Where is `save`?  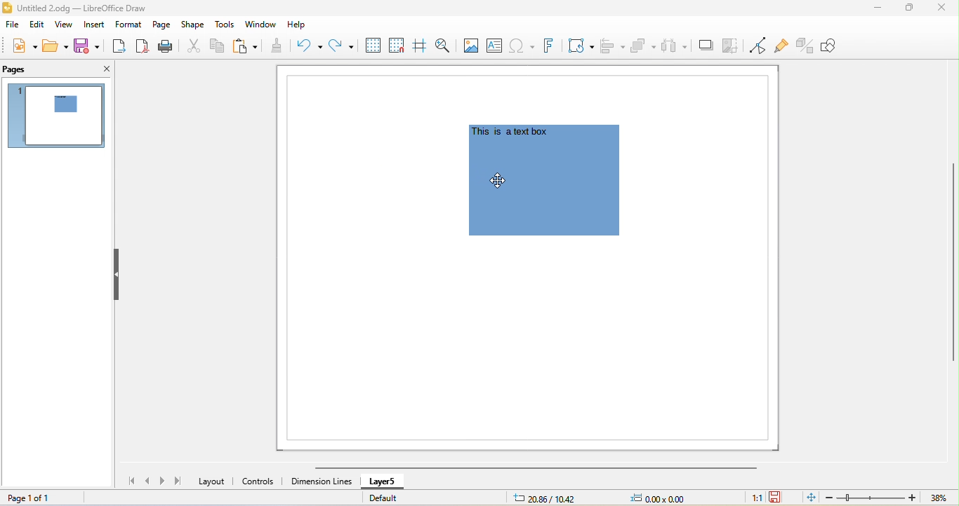
save is located at coordinates (89, 46).